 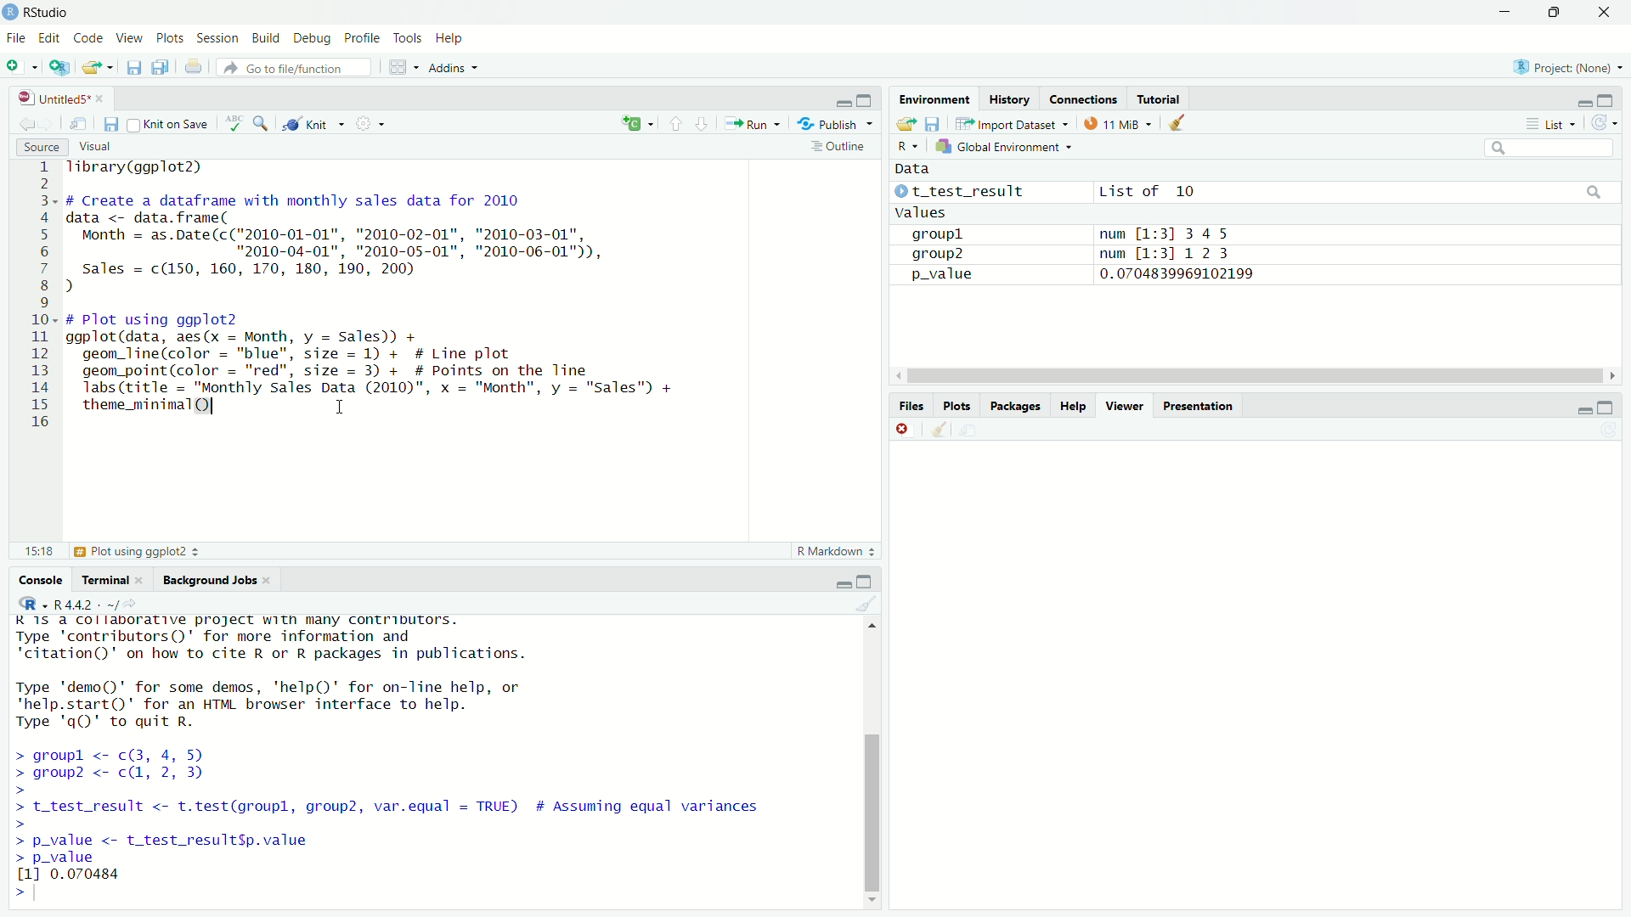 I want to click on cursor, so click(x=338, y=408).